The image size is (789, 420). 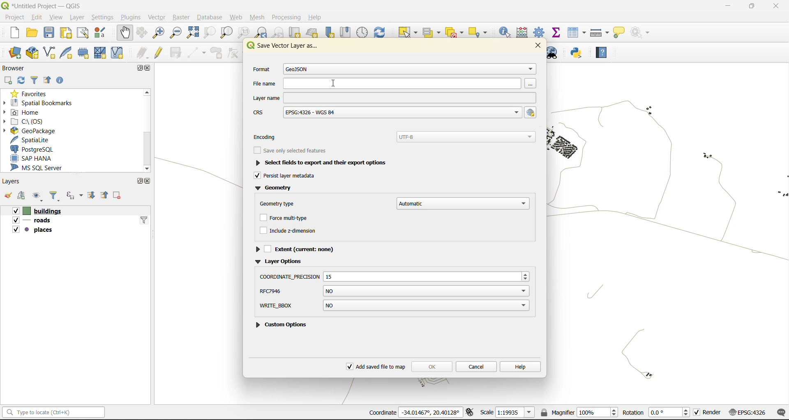 What do you see at coordinates (750, 7) in the screenshot?
I see `maximize` at bounding box center [750, 7].